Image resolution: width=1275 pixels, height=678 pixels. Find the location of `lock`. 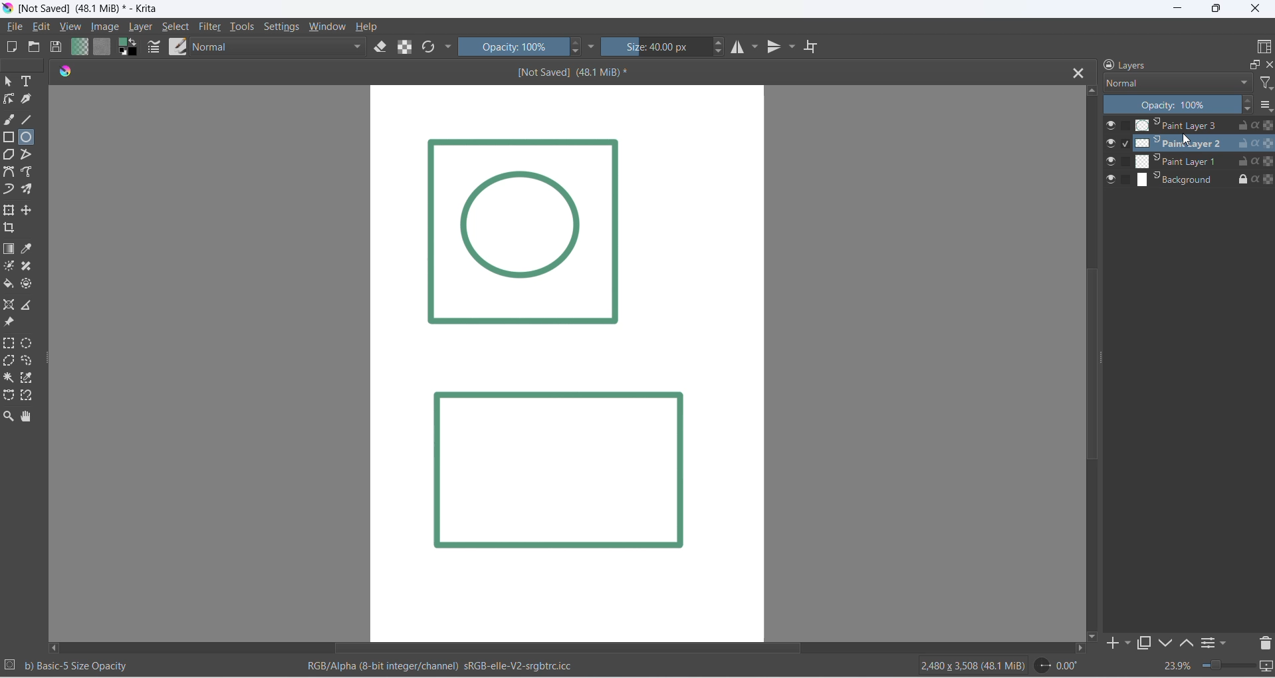

lock is located at coordinates (1240, 177).